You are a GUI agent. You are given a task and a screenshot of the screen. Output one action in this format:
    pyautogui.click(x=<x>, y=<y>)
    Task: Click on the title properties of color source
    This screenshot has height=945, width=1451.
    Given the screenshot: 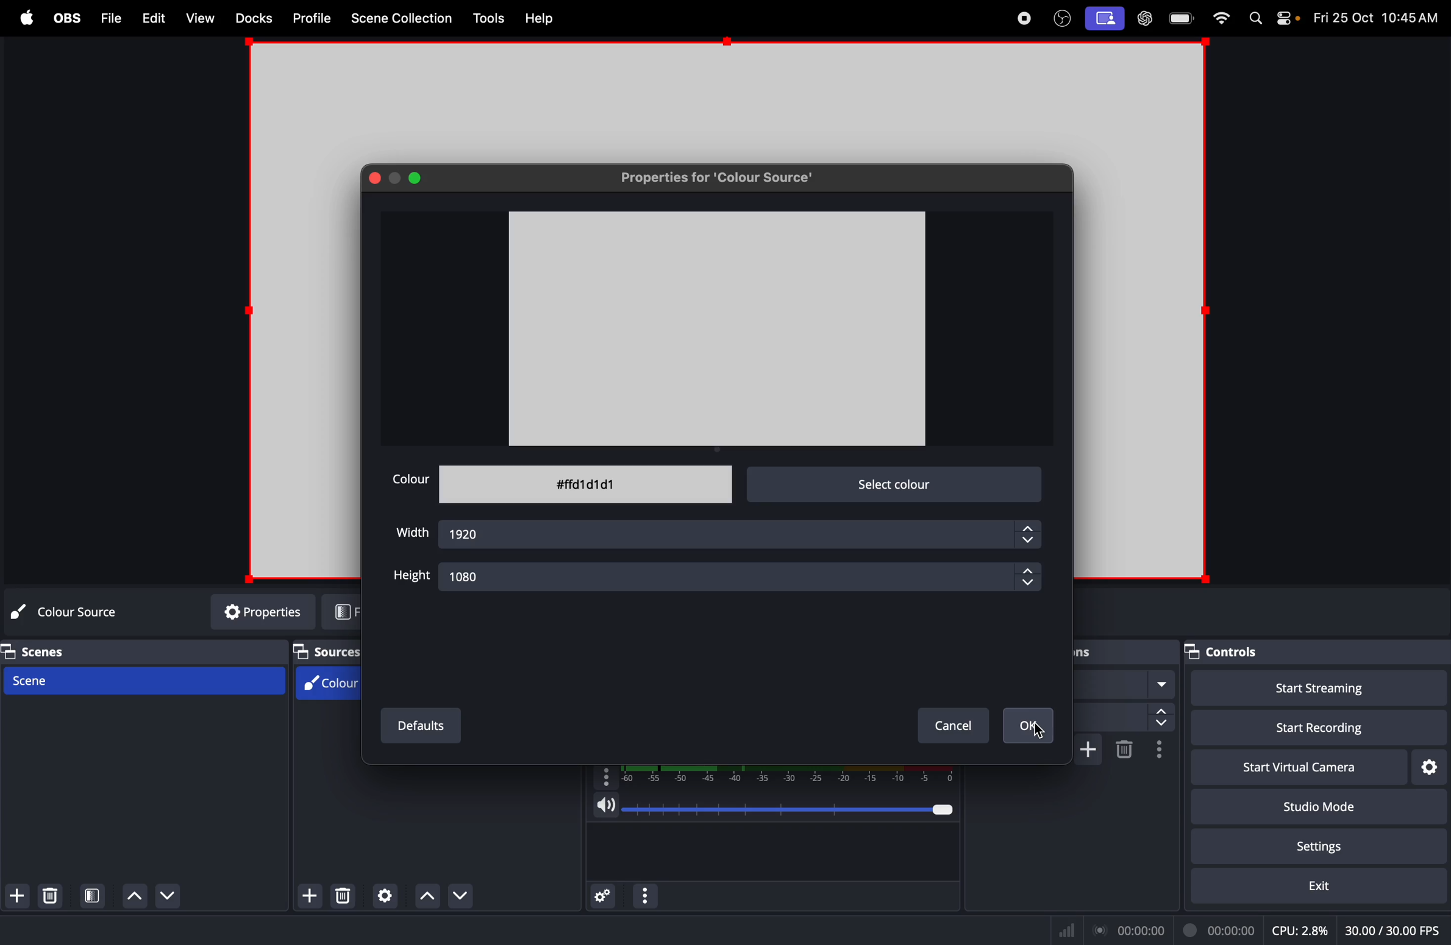 What is the action you would take?
    pyautogui.click(x=719, y=176)
    